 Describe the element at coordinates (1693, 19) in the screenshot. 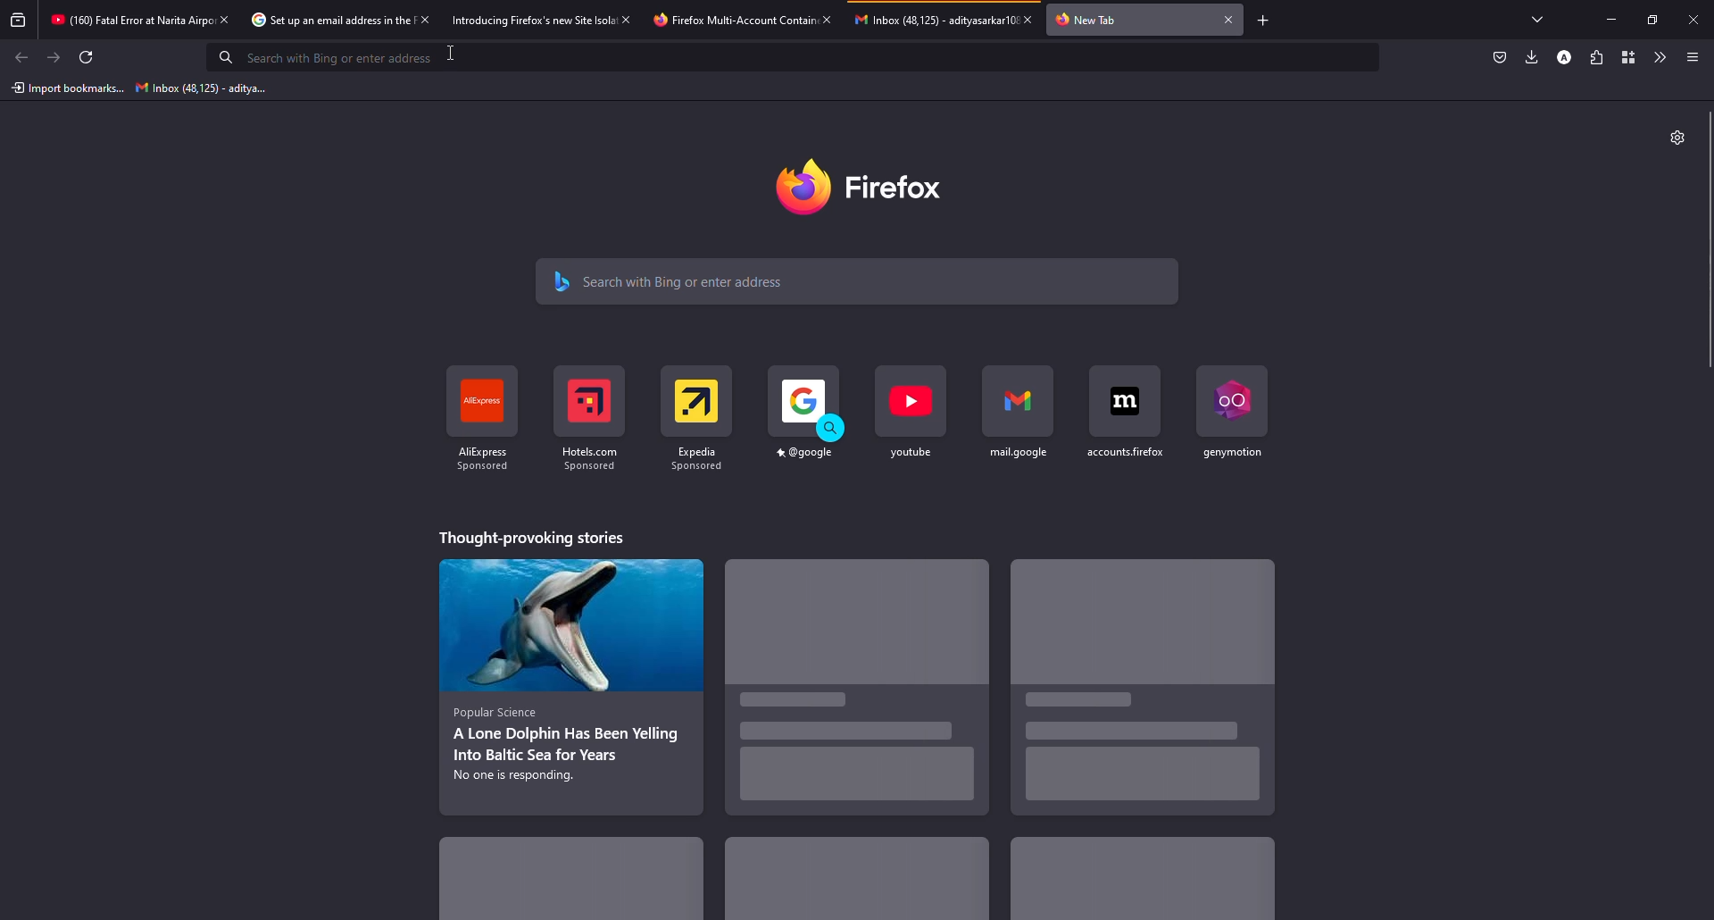

I see `close` at that location.